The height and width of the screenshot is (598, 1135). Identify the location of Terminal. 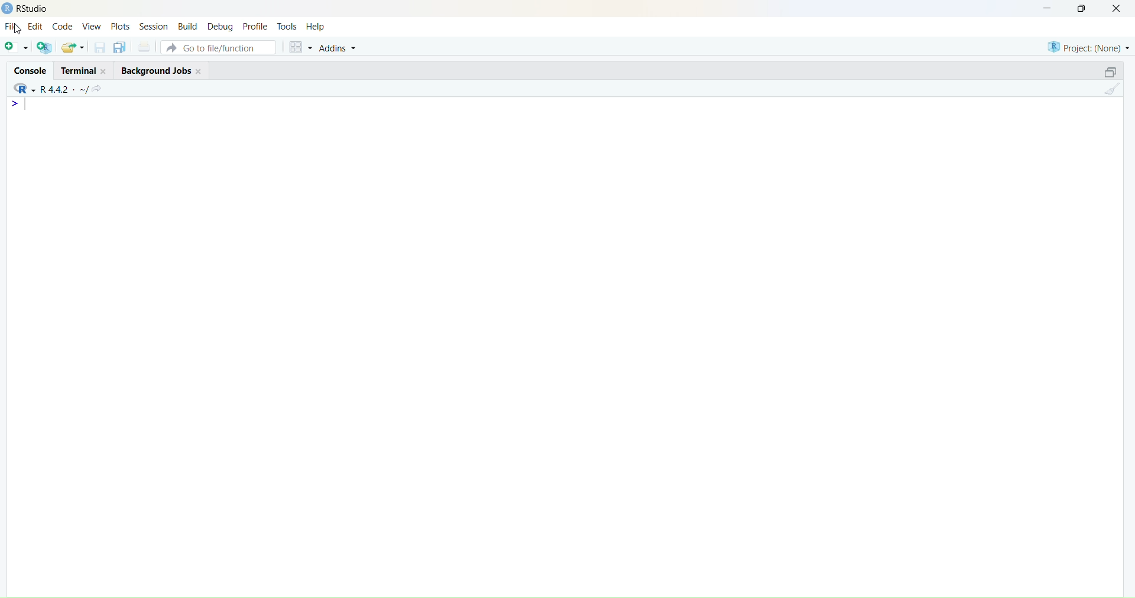
(83, 70).